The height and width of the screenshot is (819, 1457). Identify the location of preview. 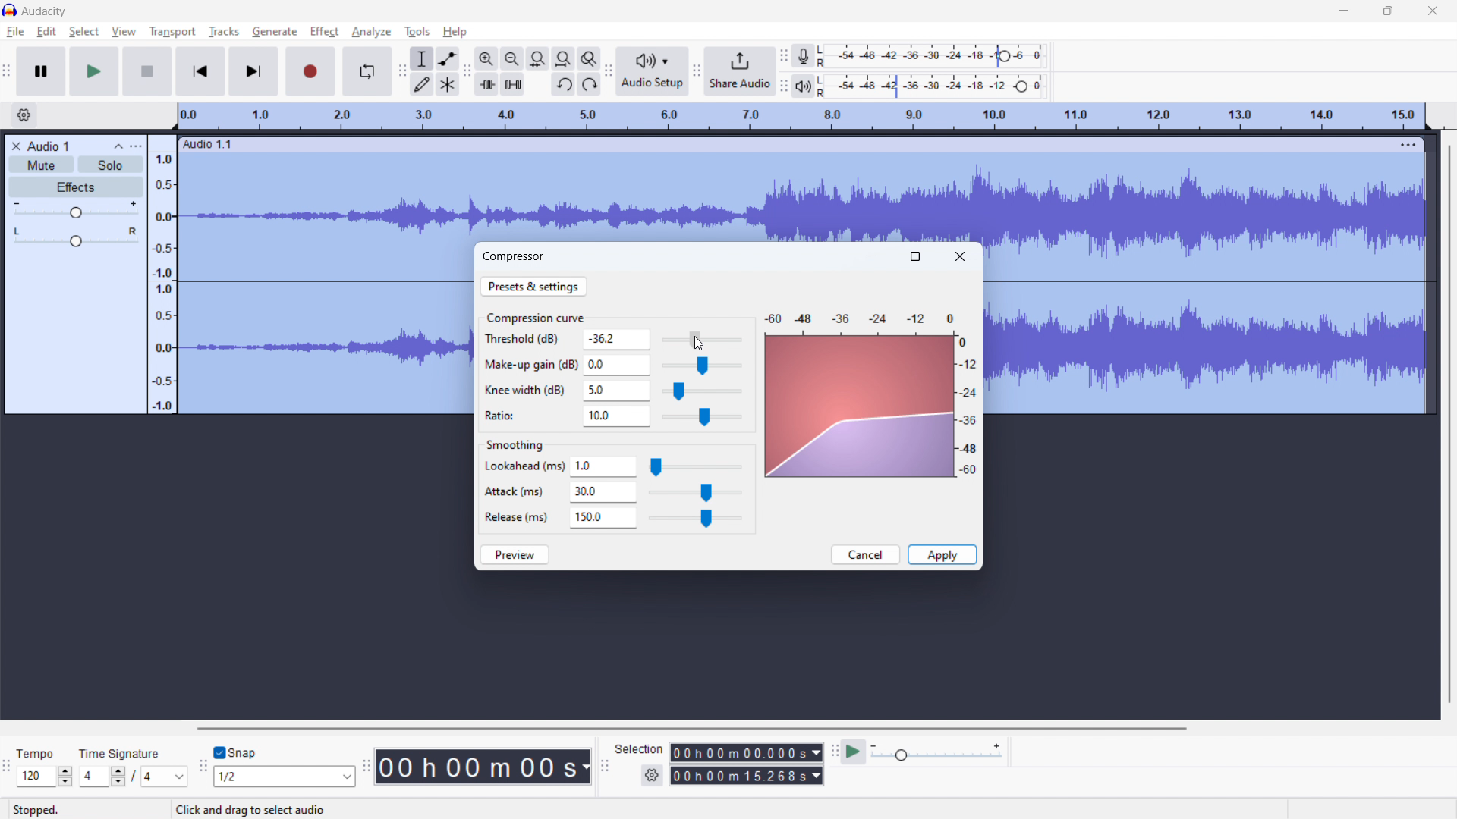
(515, 554).